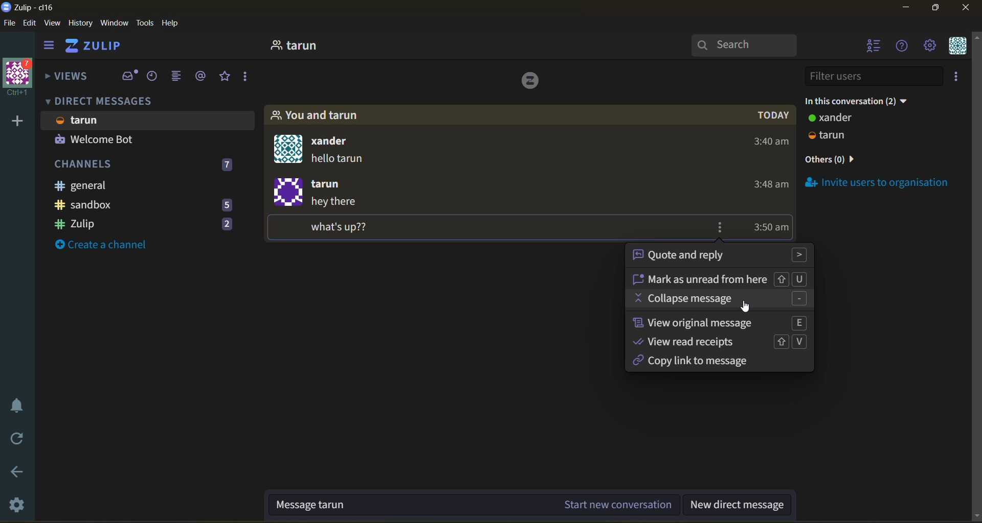  What do you see at coordinates (908, 8) in the screenshot?
I see `minimize` at bounding box center [908, 8].